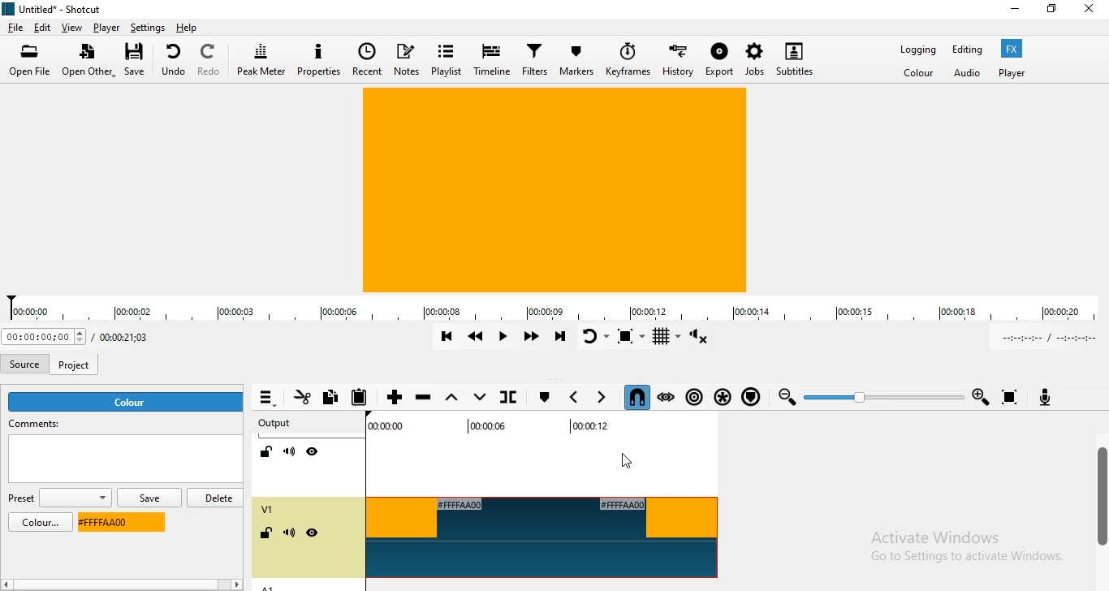 The height and width of the screenshot is (591, 1109). What do you see at coordinates (667, 399) in the screenshot?
I see `Scrub while dragging` at bounding box center [667, 399].